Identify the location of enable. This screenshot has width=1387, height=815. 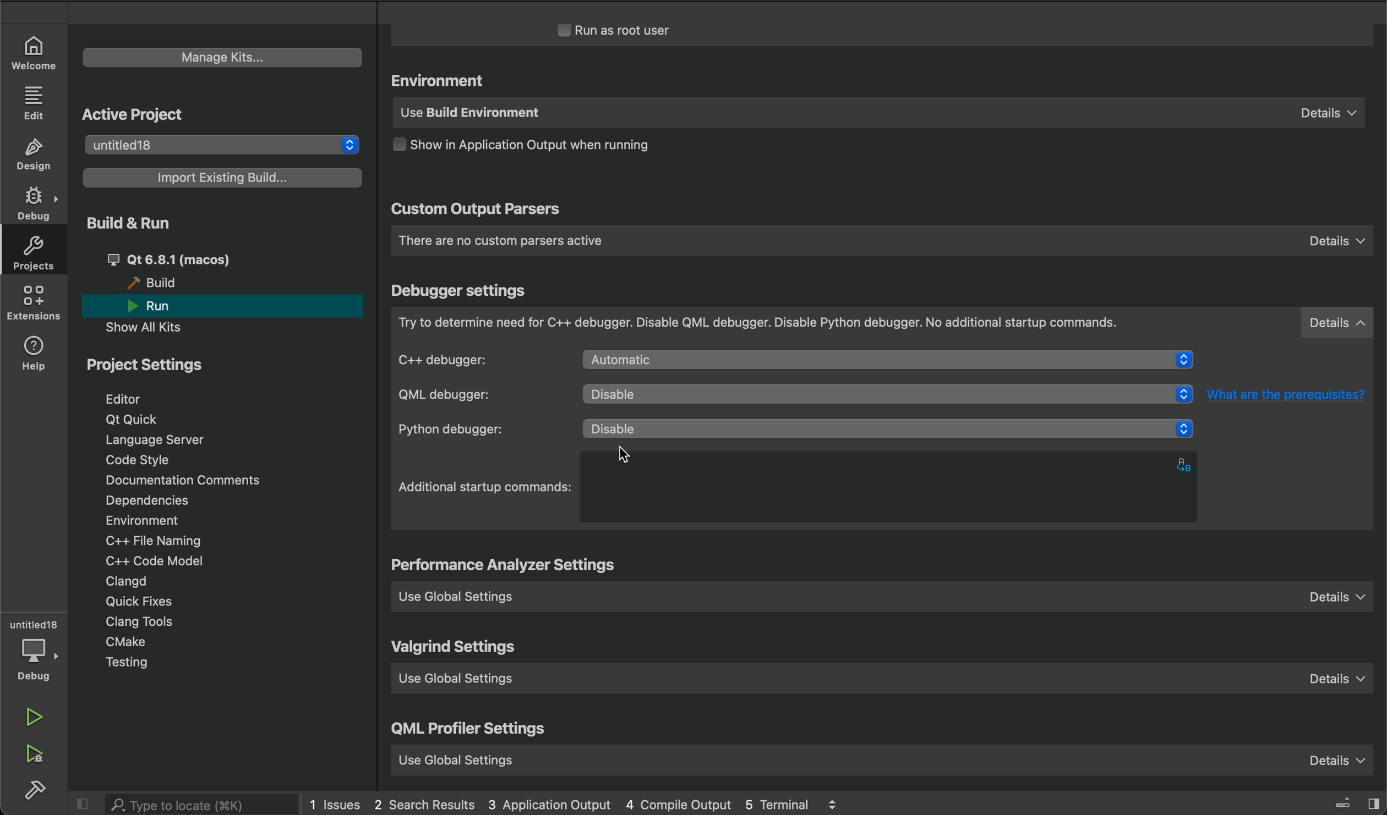
(878, 427).